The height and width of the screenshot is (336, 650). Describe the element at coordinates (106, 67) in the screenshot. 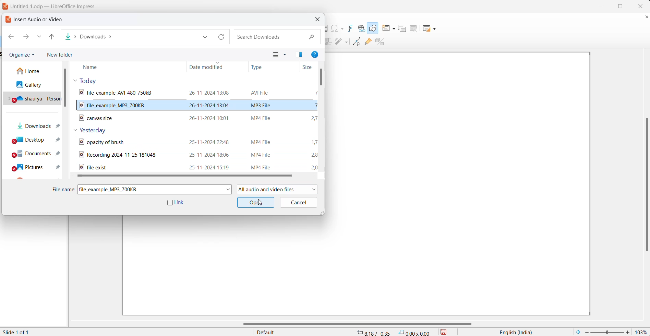

I see `name` at that location.